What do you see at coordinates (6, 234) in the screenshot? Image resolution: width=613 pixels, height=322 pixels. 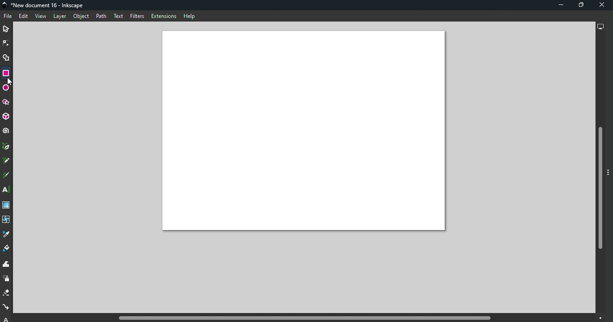 I see `Dropper tool` at bounding box center [6, 234].